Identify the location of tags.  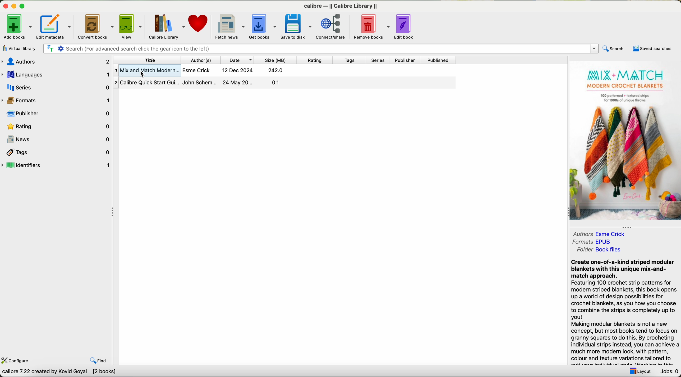
(348, 60).